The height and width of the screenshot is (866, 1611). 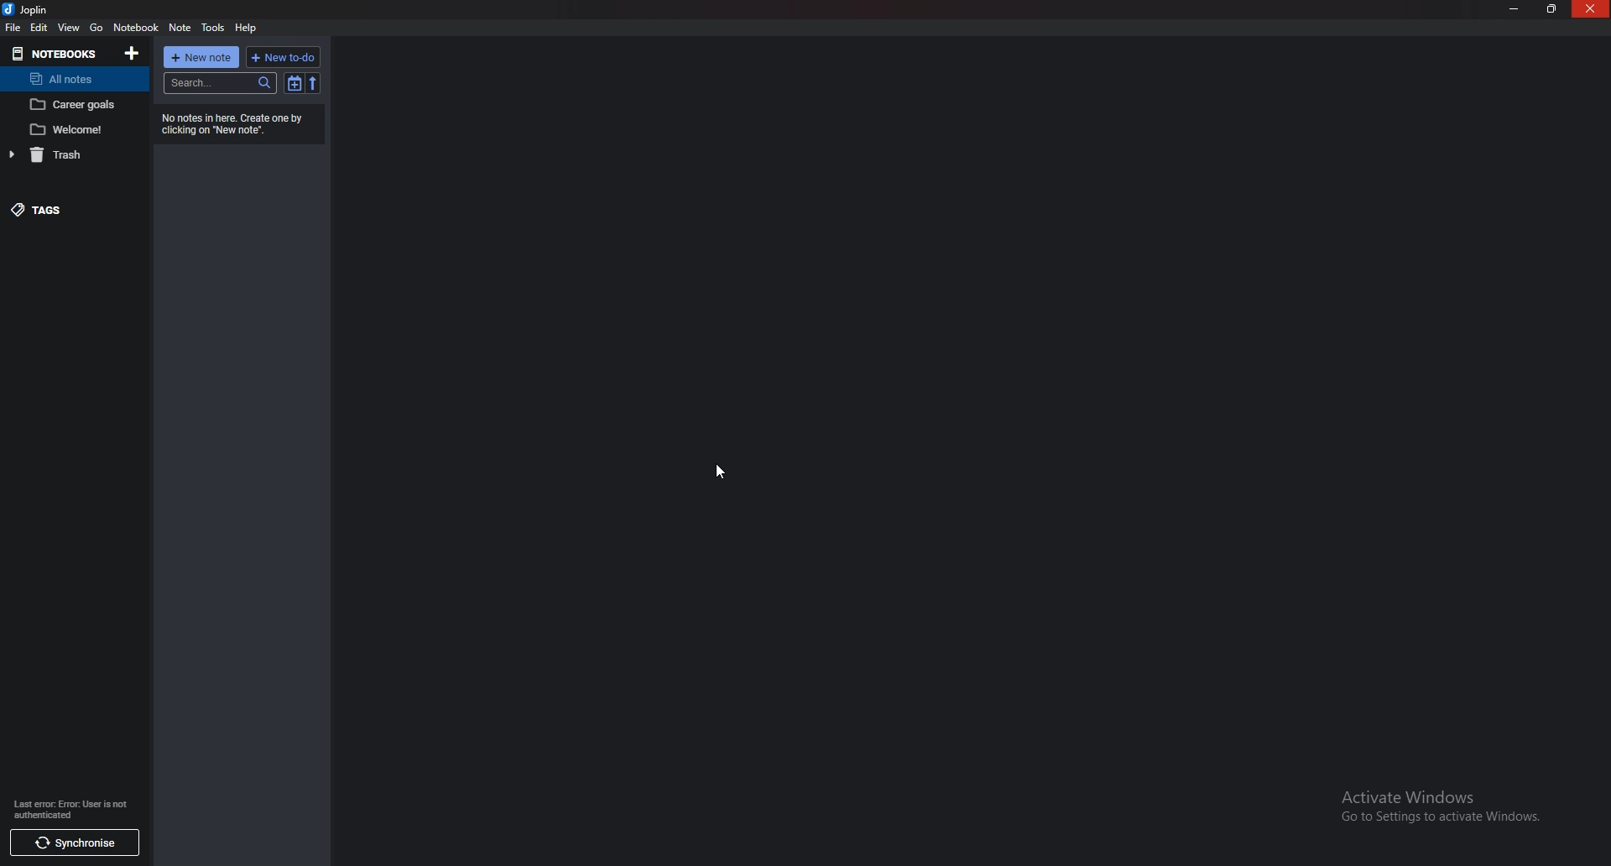 What do you see at coordinates (136, 29) in the screenshot?
I see `Note book` at bounding box center [136, 29].